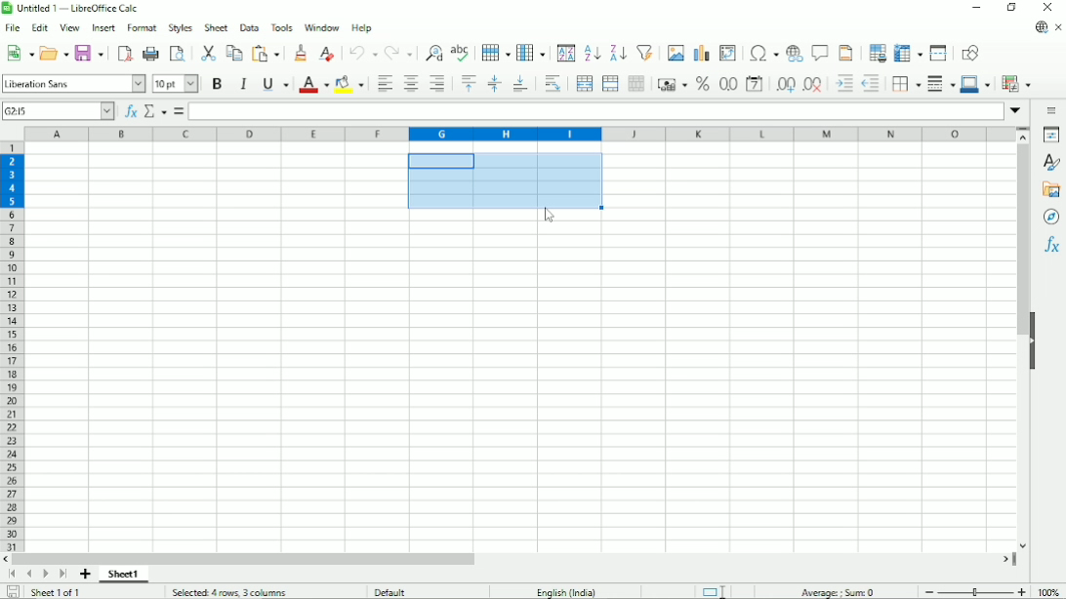 The height and width of the screenshot is (599, 1066). What do you see at coordinates (243, 84) in the screenshot?
I see `Italic` at bounding box center [243, 84].